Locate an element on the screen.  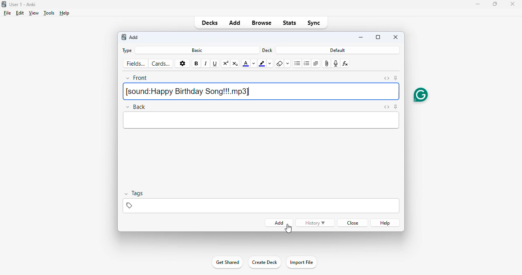
add is located at coordinates (279, 223).